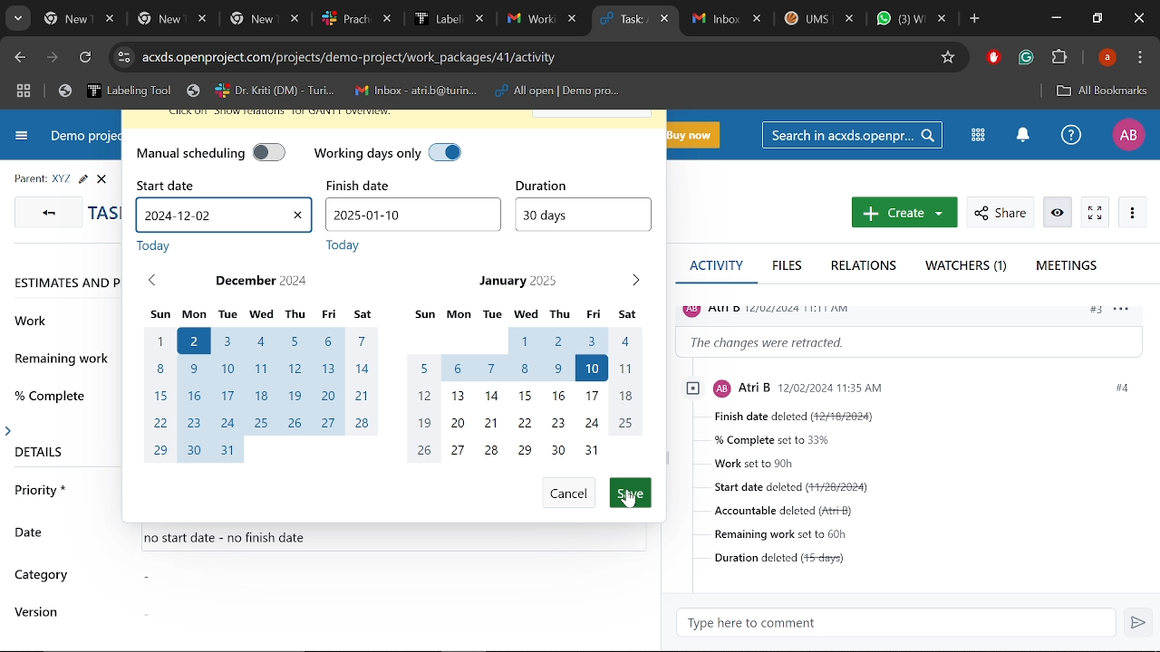  Describe the element at coordinates (993, 57) in the screenshot. I see `Addblock` at that location.